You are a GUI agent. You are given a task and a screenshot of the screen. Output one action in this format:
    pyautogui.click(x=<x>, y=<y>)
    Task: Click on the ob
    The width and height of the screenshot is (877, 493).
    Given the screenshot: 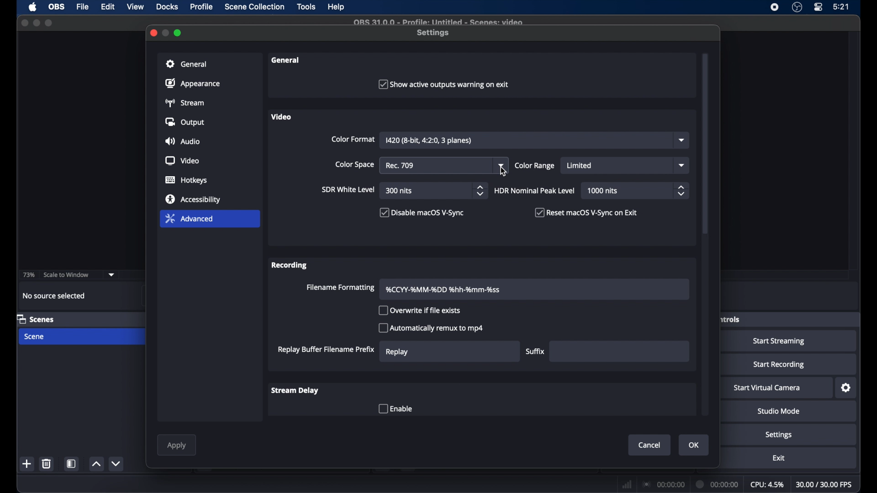 What is the action you would take?
    pyautogui.click(x=57, y=7)
    